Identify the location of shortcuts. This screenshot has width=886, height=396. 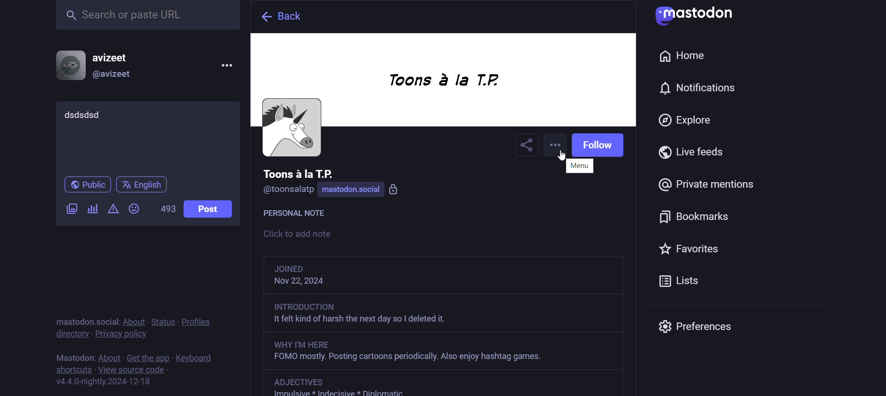
(72, 368).